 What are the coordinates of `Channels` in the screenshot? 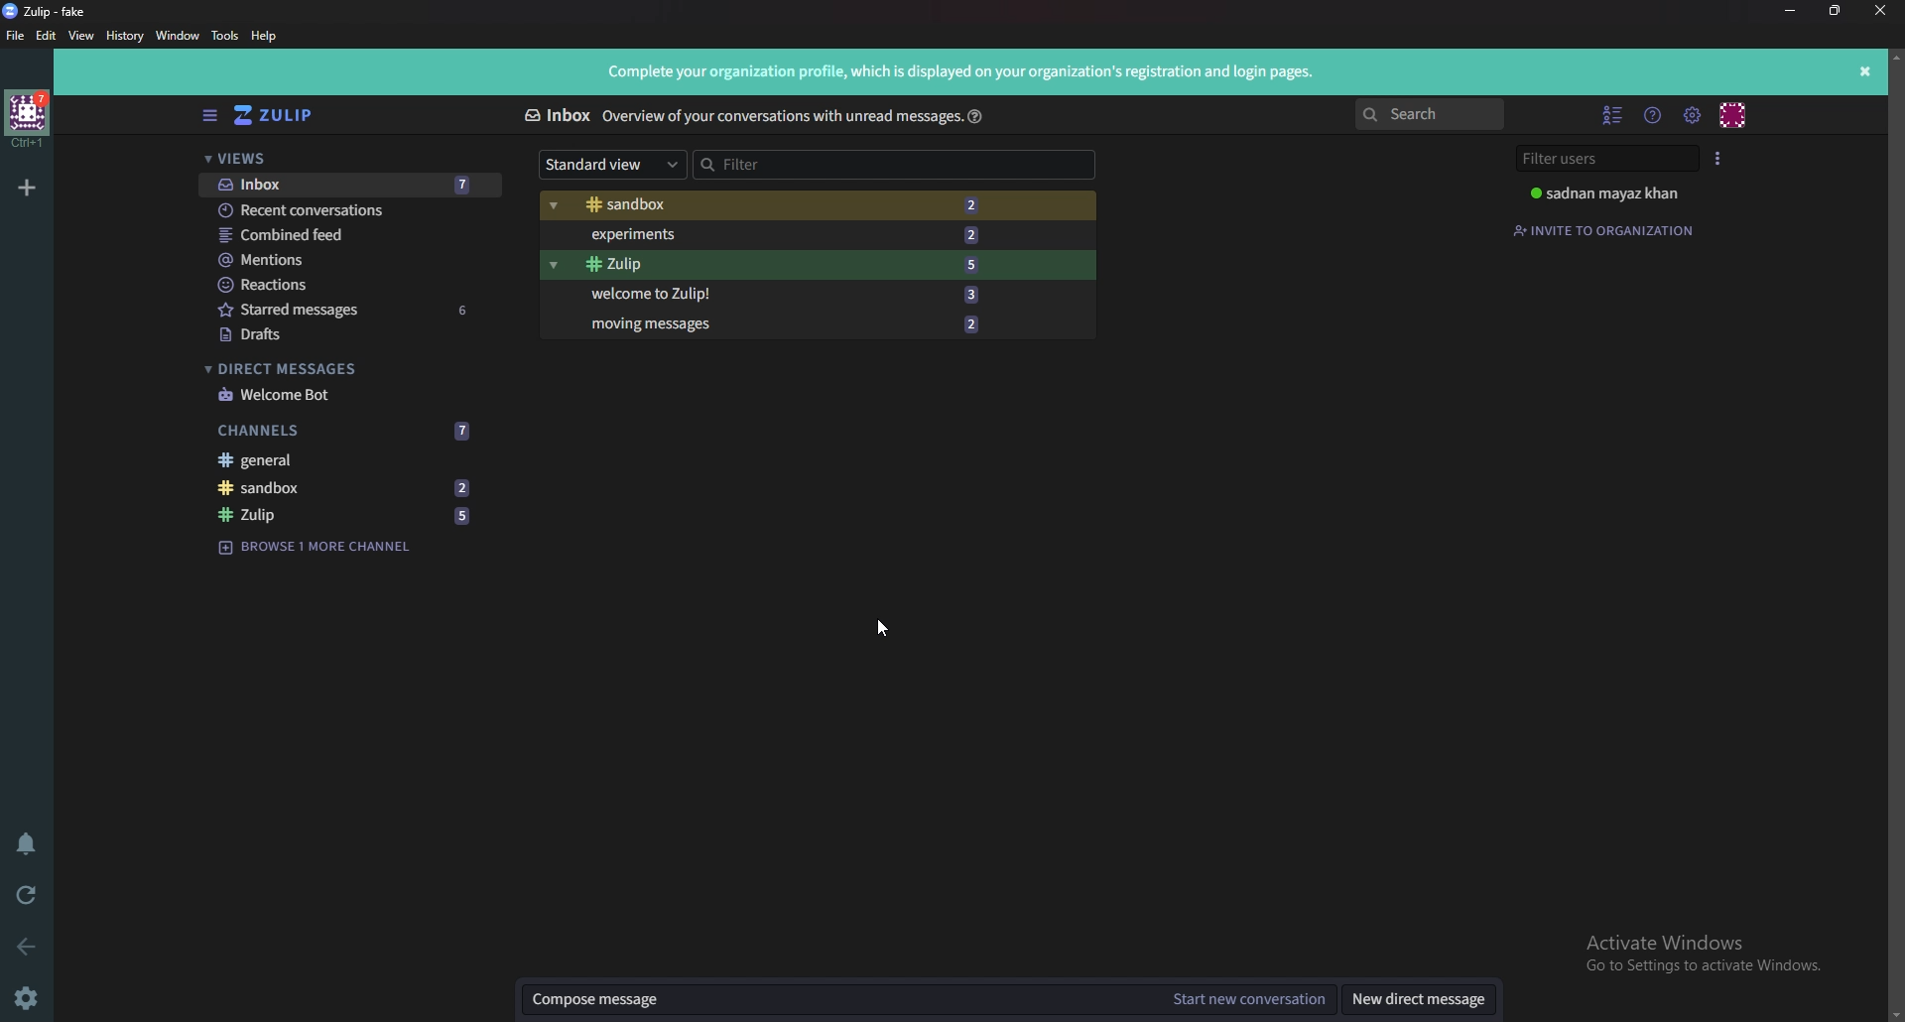 It's located at (345, 431).